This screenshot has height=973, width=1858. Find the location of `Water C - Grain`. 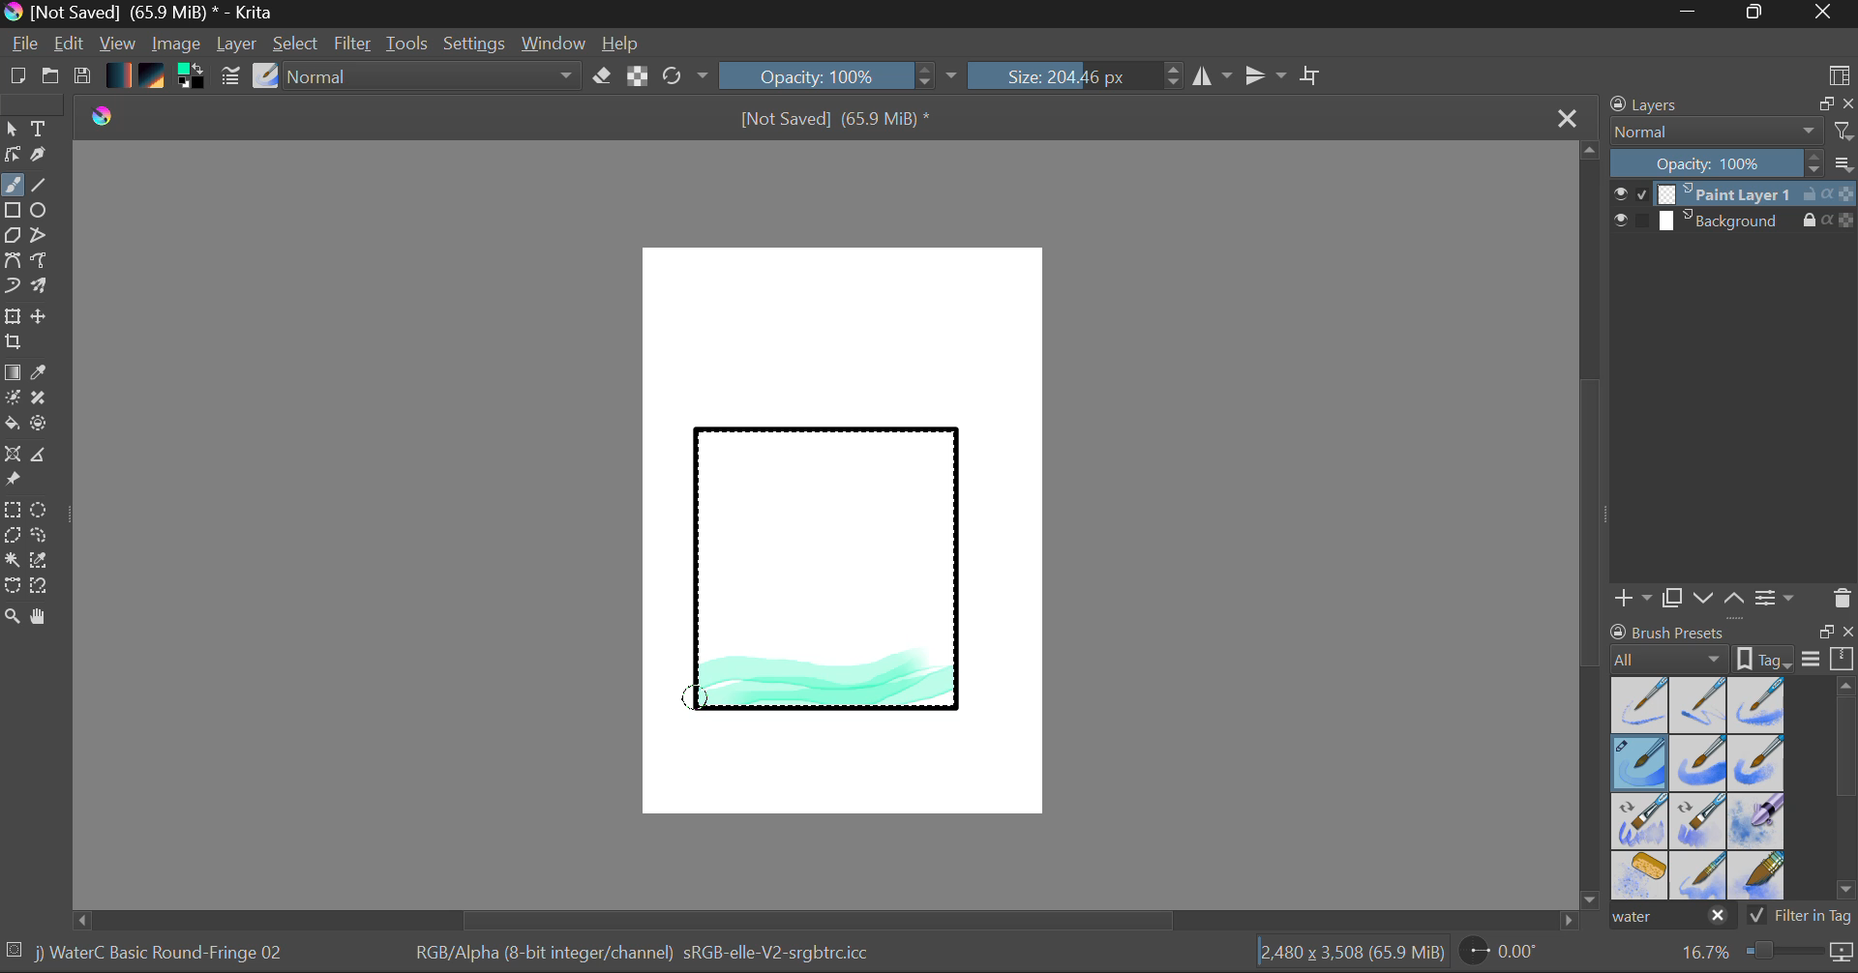

Water C - Grain is located at coordinates (1699, 764).